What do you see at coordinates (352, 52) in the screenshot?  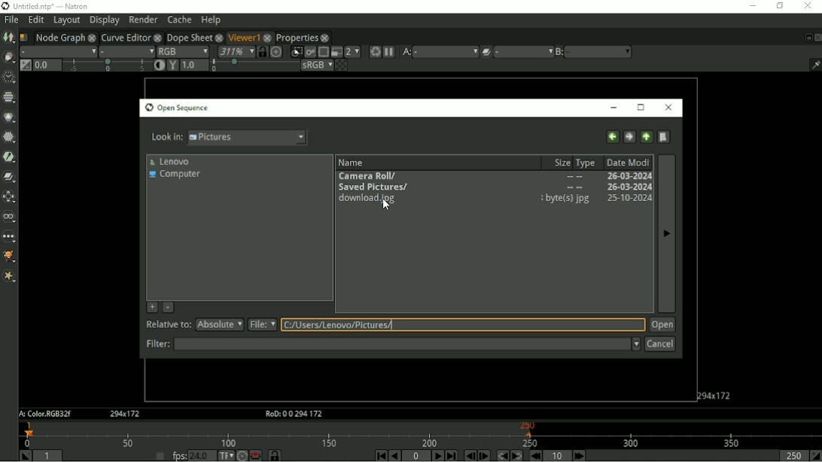 I see `Scales down rendered image` at bounding box center [352, 52].